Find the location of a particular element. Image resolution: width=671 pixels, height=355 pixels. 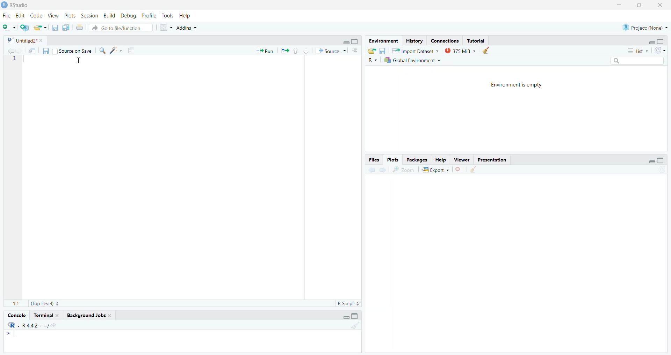

show document outline is located at coordinates (357, 51).